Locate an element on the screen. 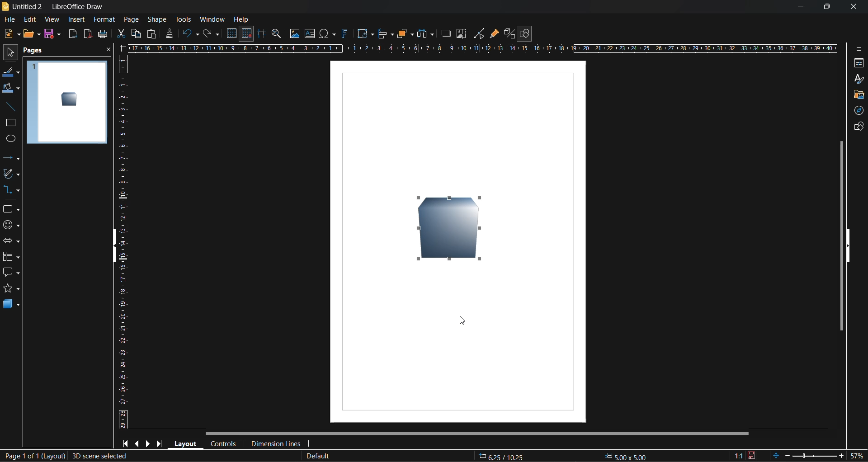 This screenshot has height=462, width=868. shadow is located at coordinates (445, 33).